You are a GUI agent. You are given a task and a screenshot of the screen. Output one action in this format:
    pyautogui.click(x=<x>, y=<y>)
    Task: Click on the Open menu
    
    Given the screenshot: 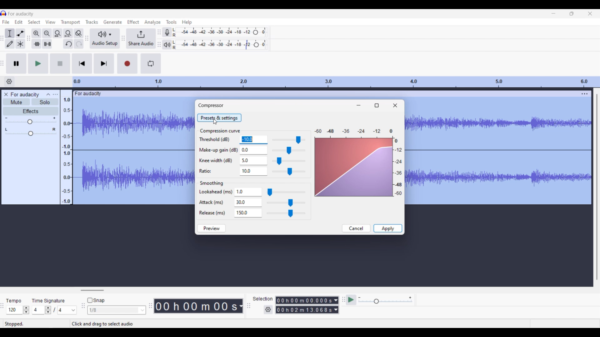 What is the action you would take?
    pyautogui.click(x=55, y=95)
    